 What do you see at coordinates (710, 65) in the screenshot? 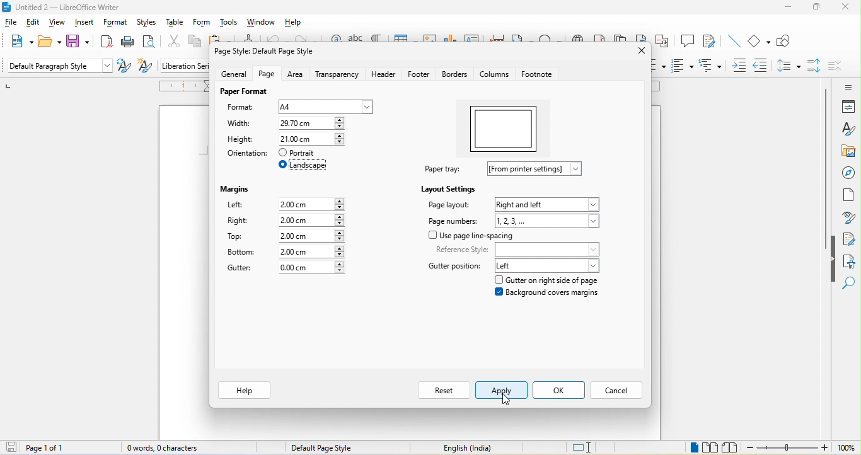
I see `outline format` at bounding box center [710, 65].